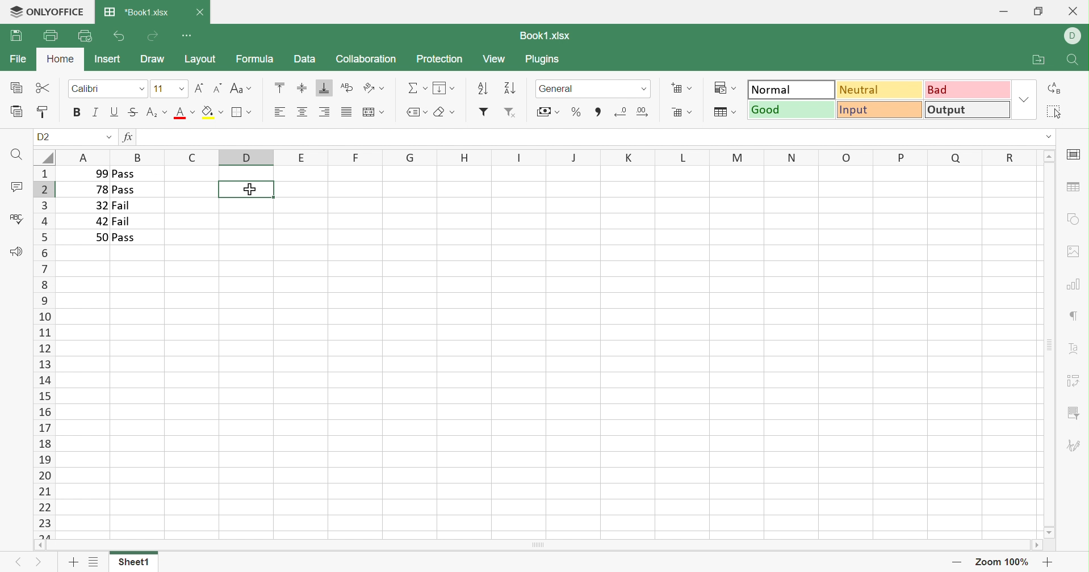 The width and height of the screenshot is (1089, 572). I want to click on Scroll bar, so click(1049, 344).